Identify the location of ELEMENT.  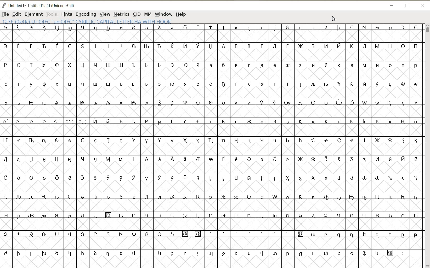
(33, 14).